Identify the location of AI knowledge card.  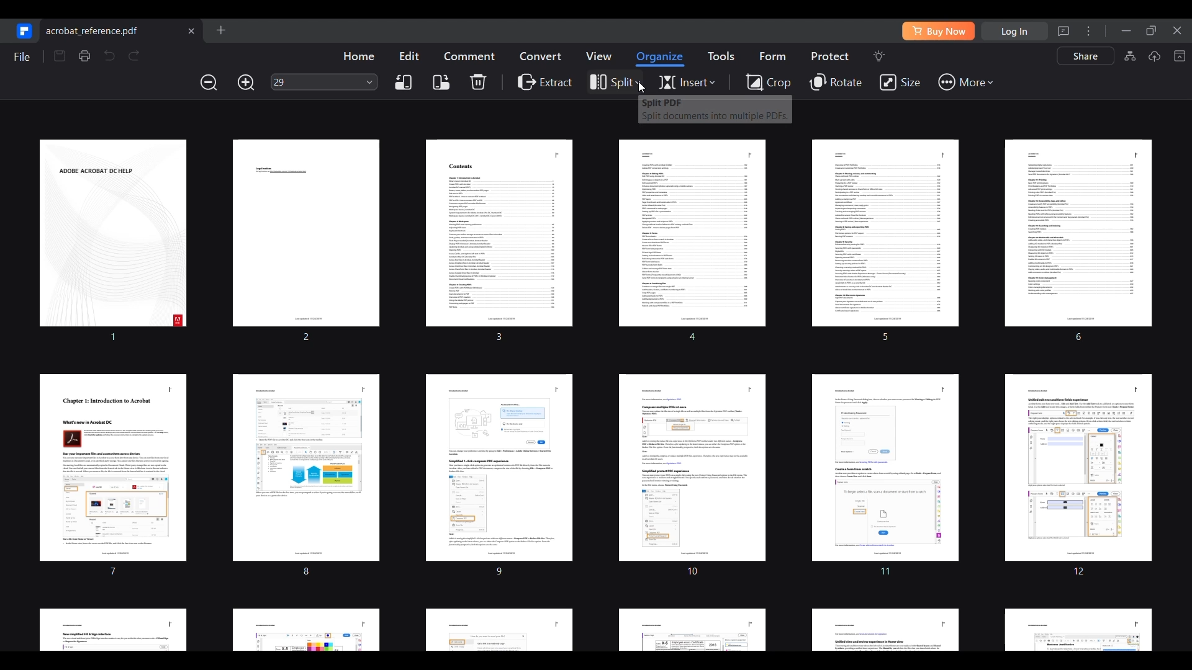
(1130, 56).